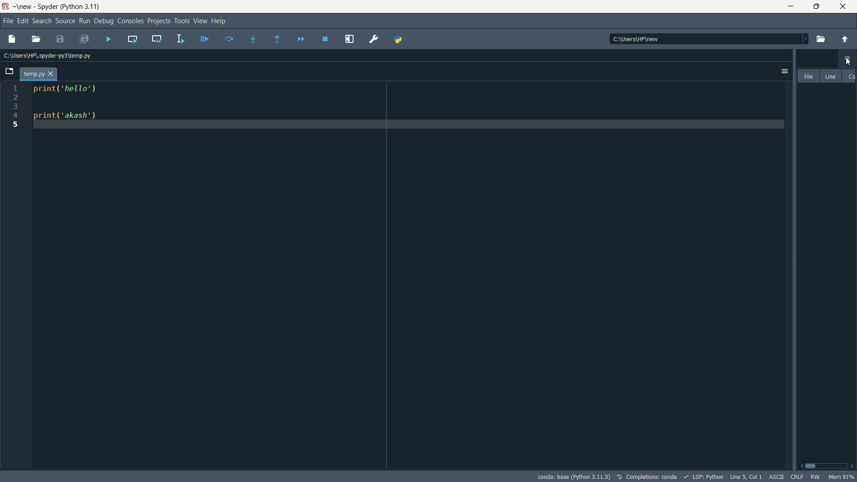 This screenshot has width=857, height=482. I want to click on python path manager, so click(398, 38).